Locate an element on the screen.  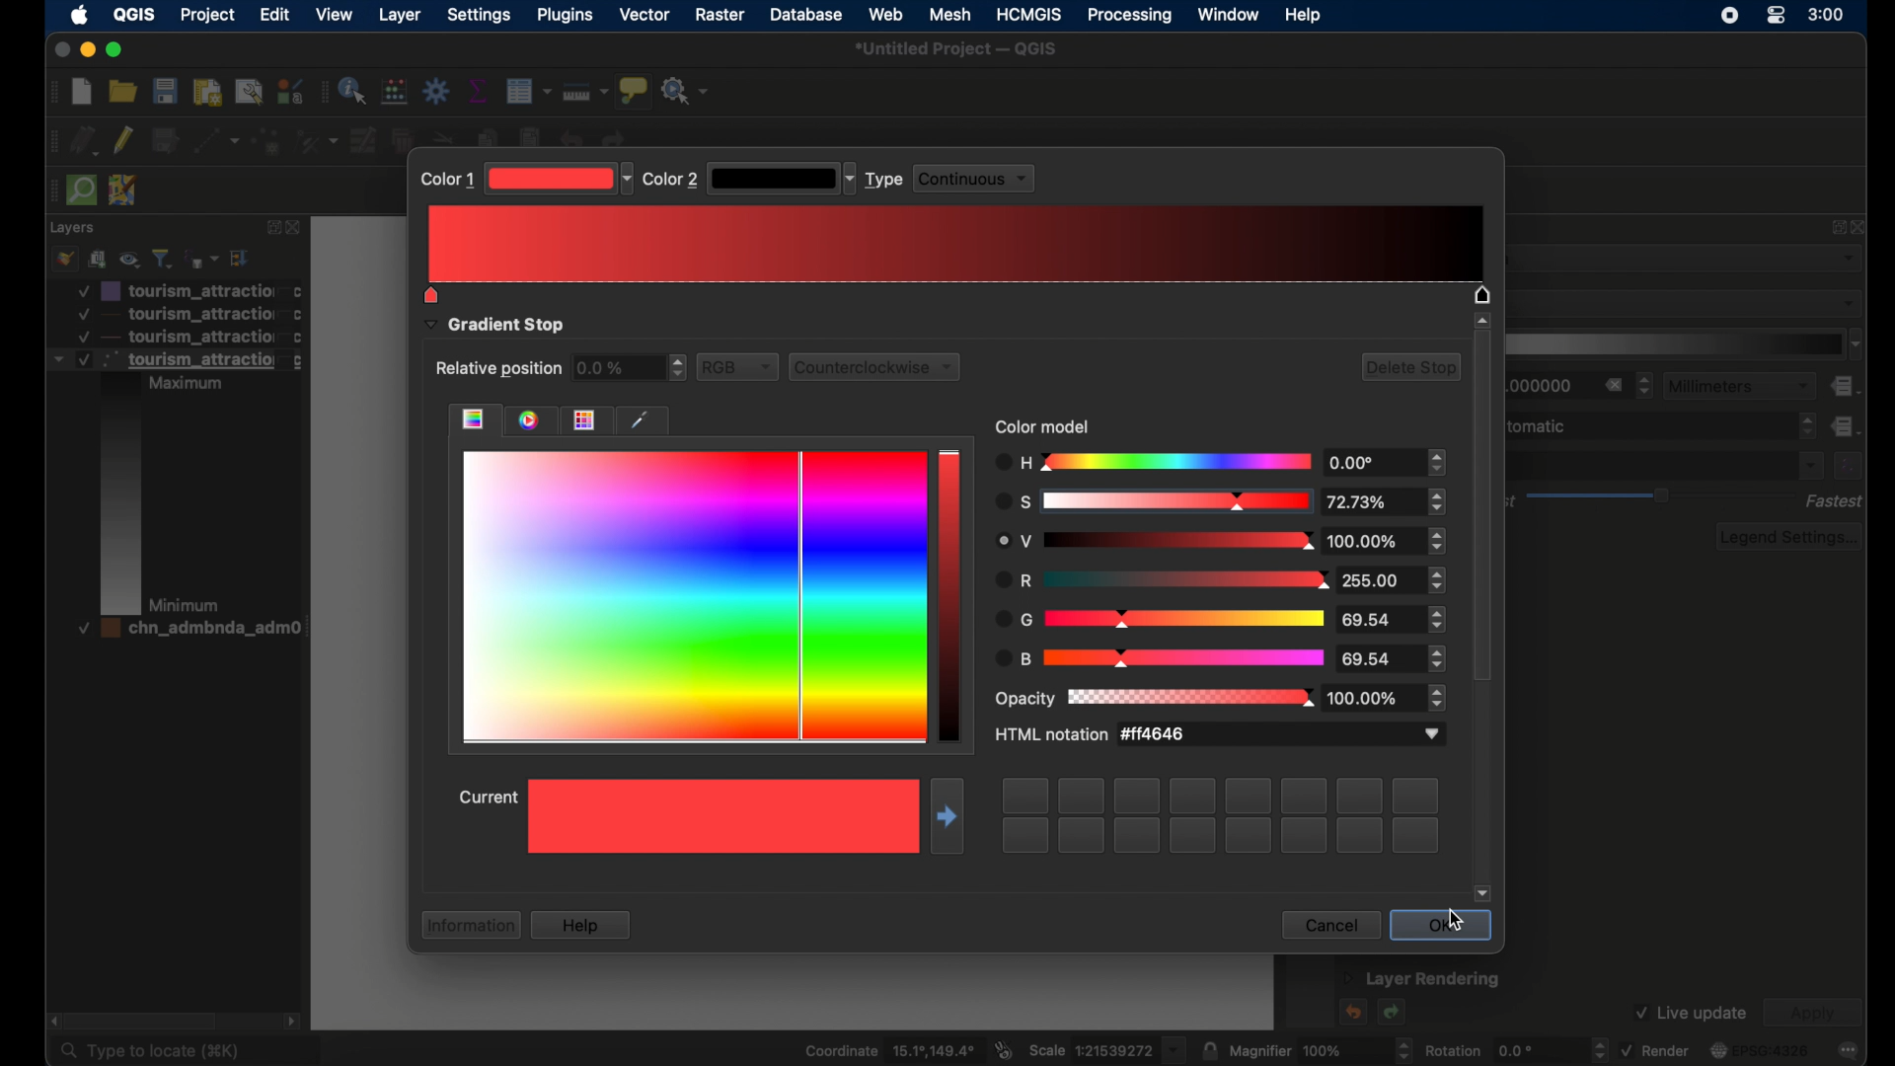
information is located at coordinates (468, 926).